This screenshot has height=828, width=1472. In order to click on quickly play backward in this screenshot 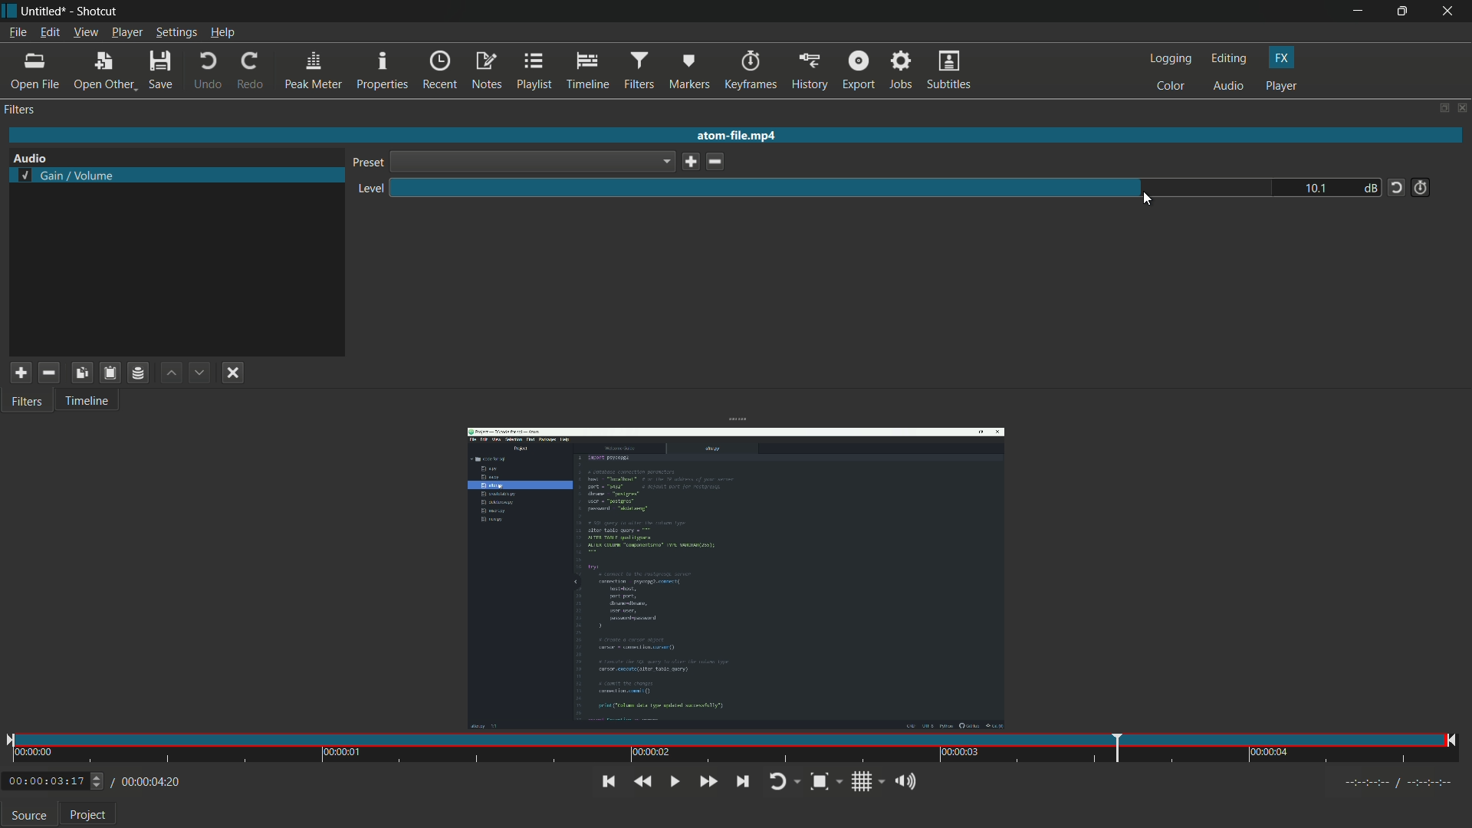, I will do `click(642, 782)`.